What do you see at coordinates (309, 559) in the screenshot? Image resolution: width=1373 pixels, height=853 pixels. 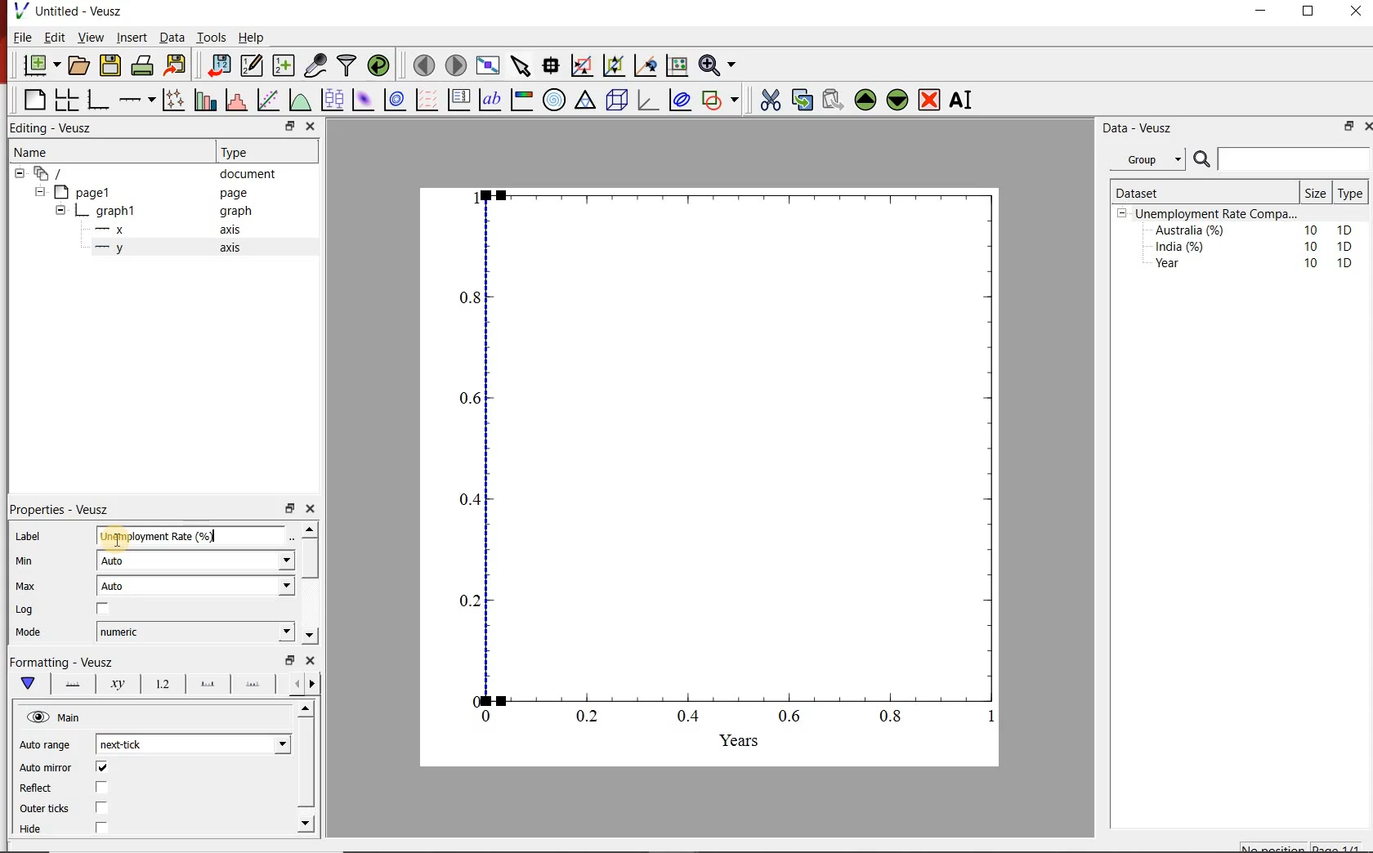 I see `scroll bar` at bounding box center [309, 559].